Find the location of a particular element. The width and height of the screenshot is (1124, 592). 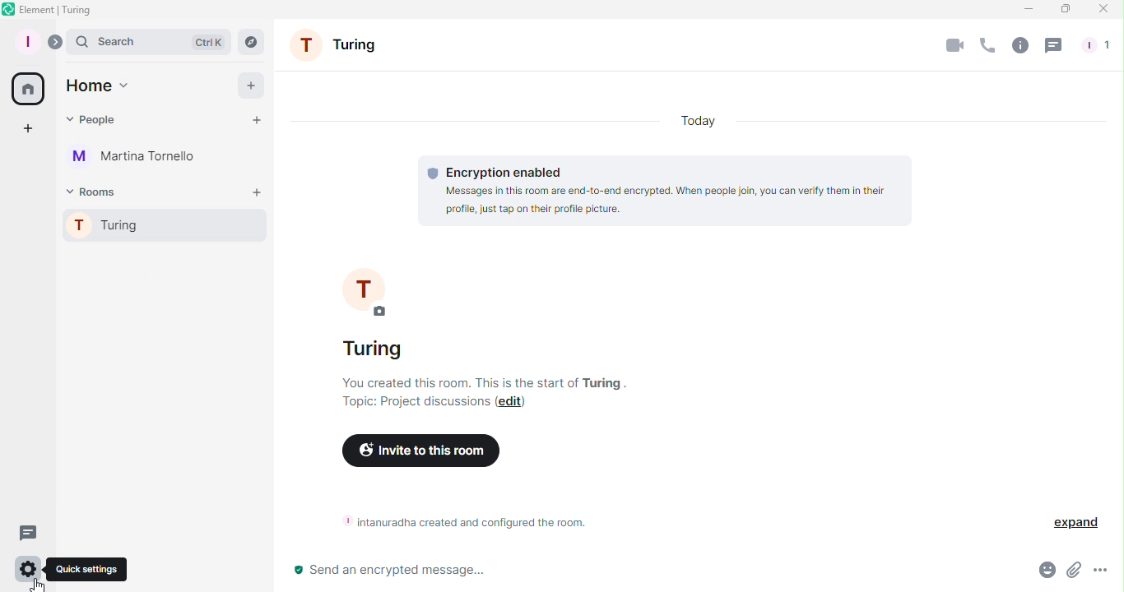

Profile is located at coordinates (28, 43).